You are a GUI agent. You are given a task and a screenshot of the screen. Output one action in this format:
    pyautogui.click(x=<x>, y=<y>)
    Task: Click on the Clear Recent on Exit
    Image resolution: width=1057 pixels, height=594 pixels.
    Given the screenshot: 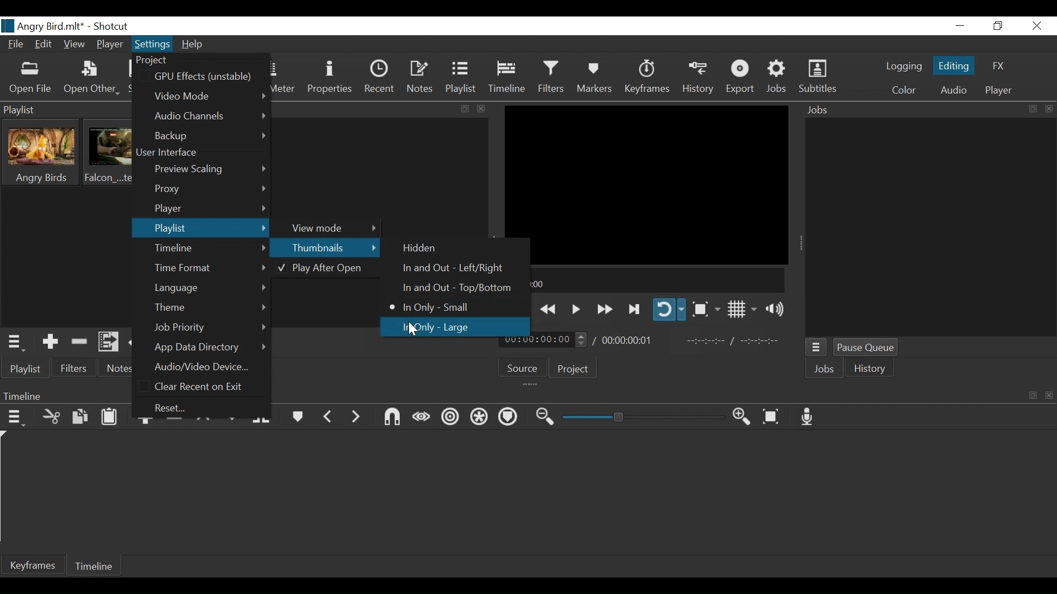 What is the action you would take?
    pyautogui.click(x=203, y=387)
    